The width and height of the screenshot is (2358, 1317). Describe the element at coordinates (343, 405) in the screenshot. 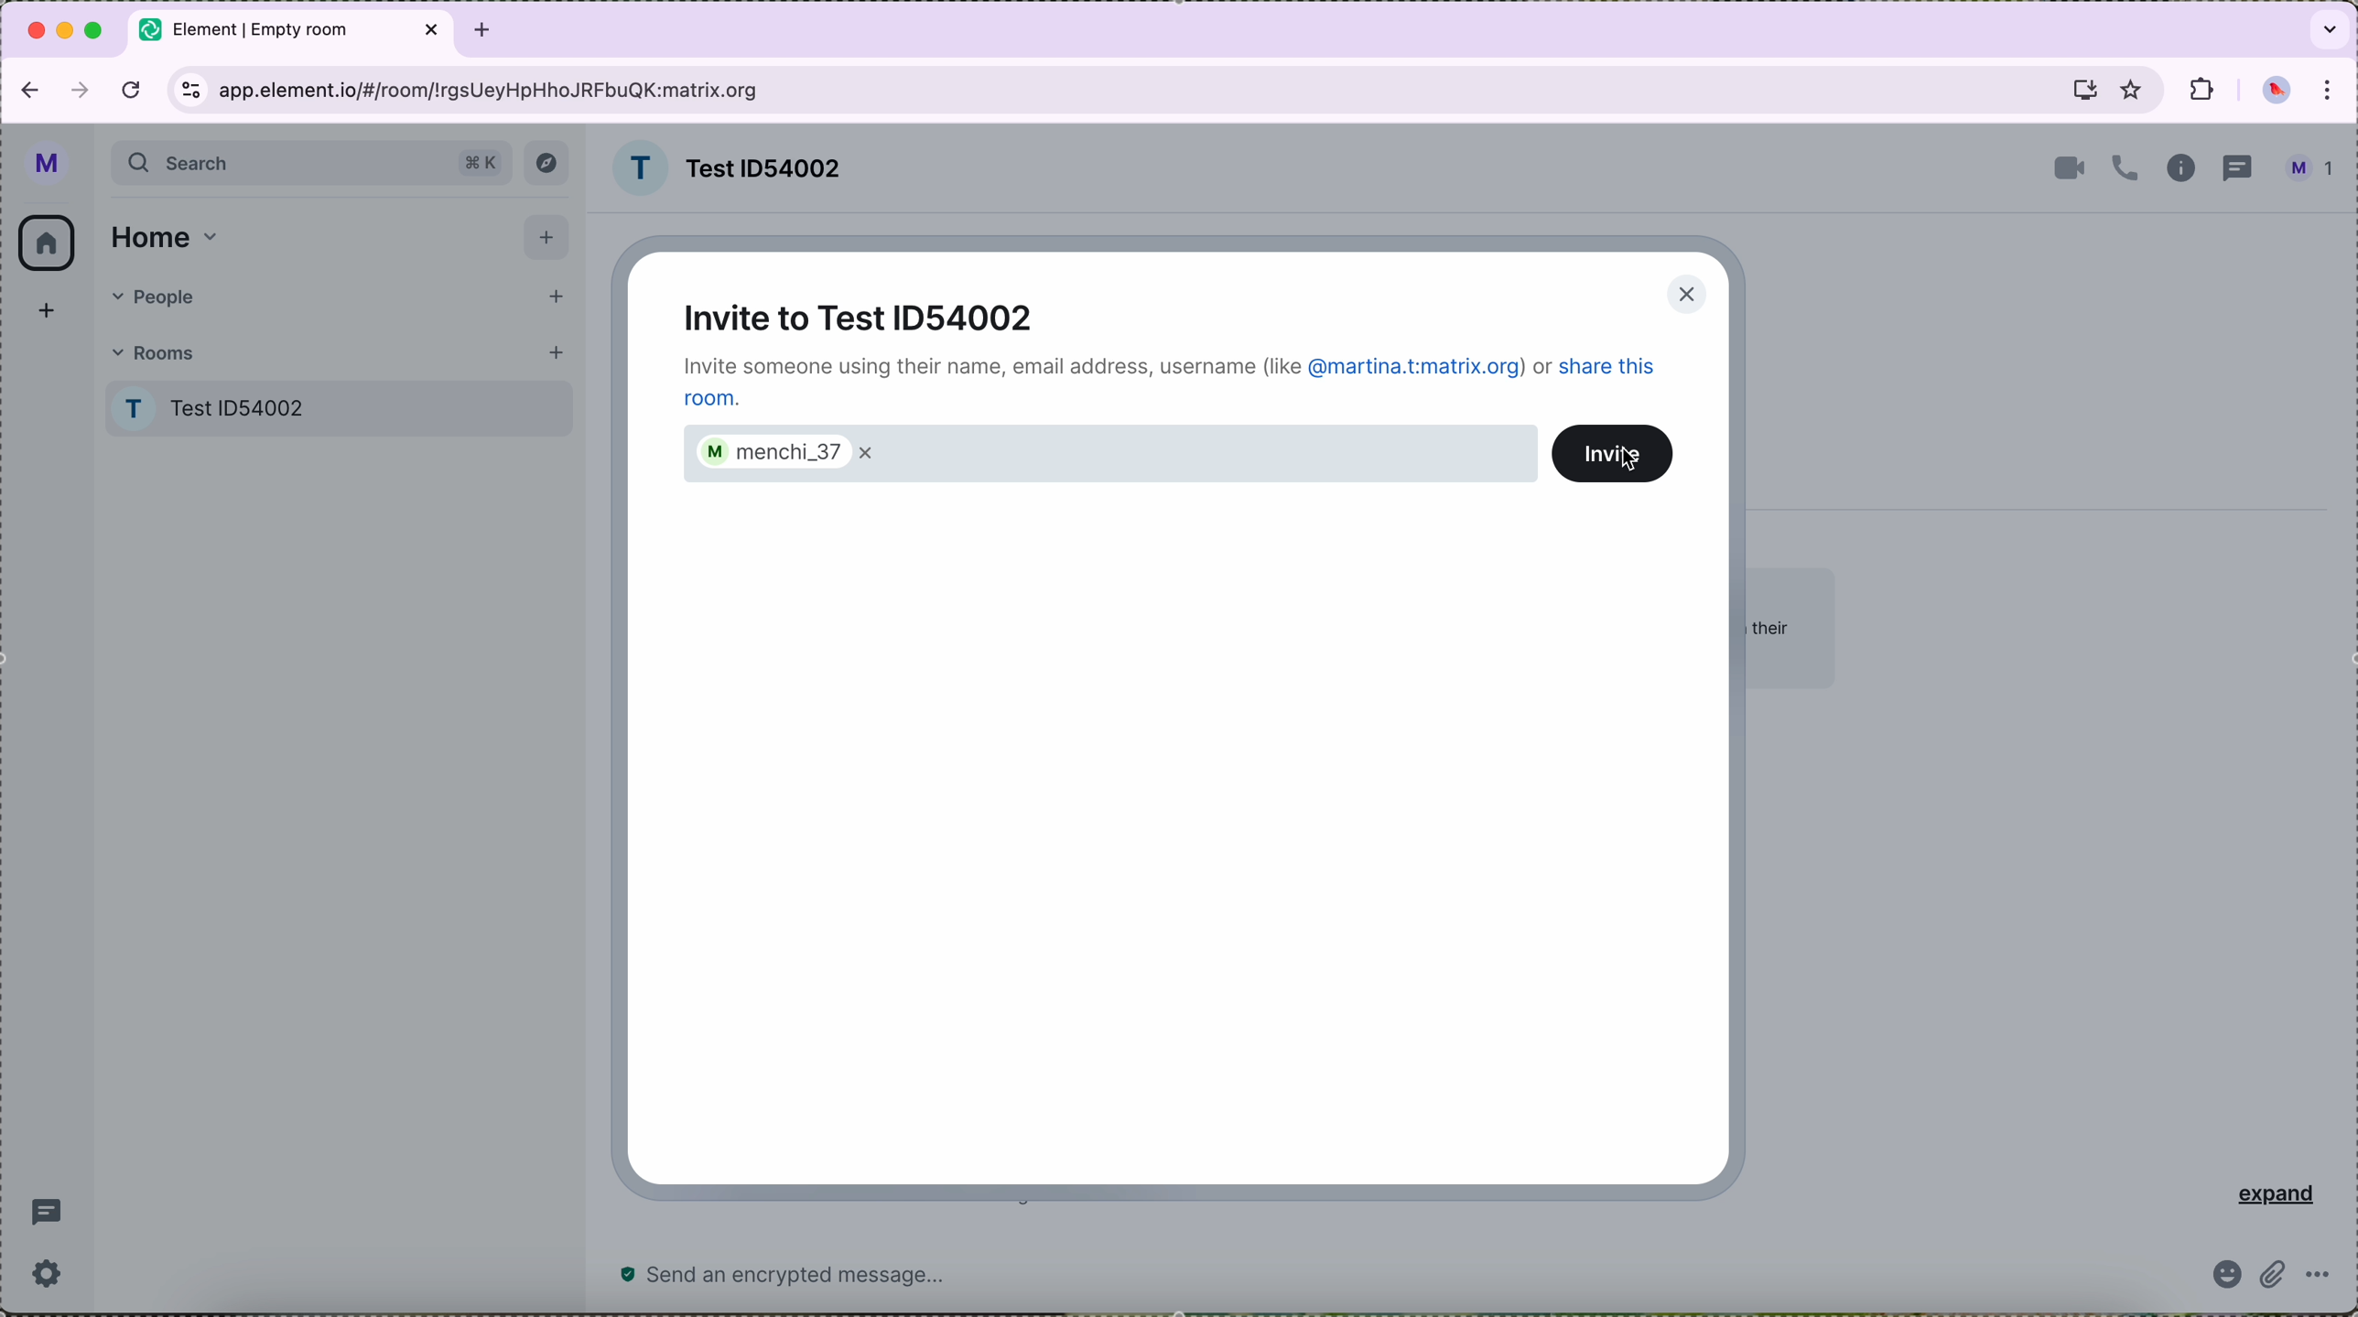

I see `Test room` at that location.